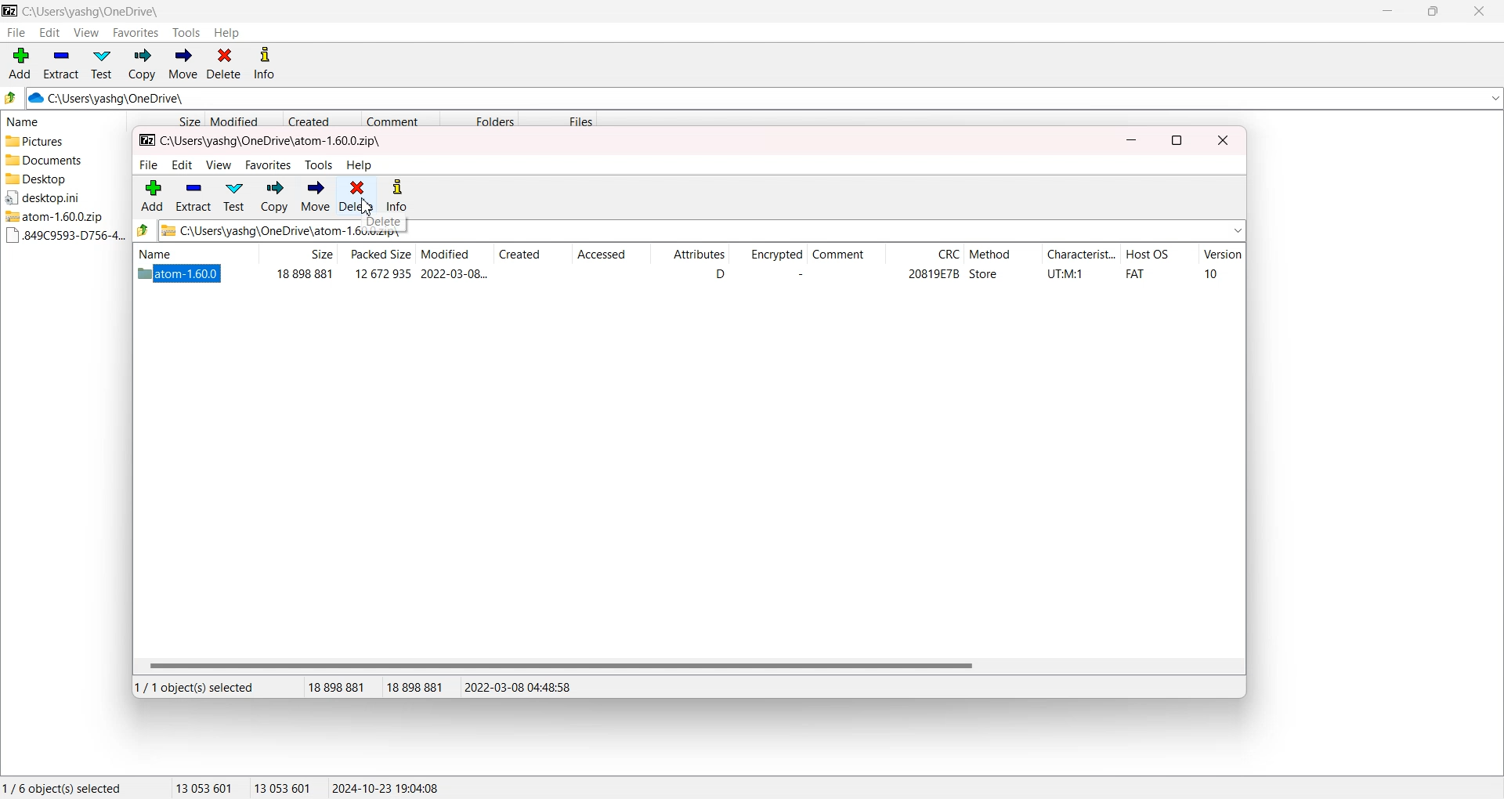 This screenshot has width=1504, height=799. I want to click on Test, so click(102, 64).